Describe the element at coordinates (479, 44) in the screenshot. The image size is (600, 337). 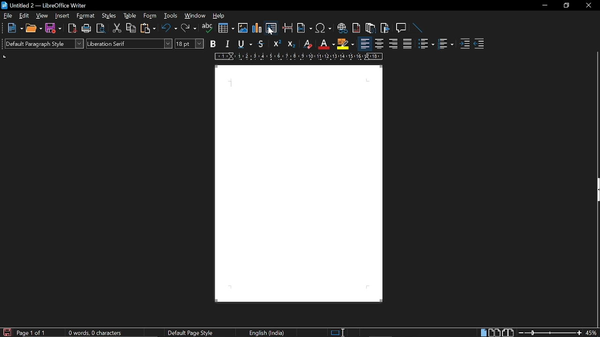
I see `indent right` at that location.